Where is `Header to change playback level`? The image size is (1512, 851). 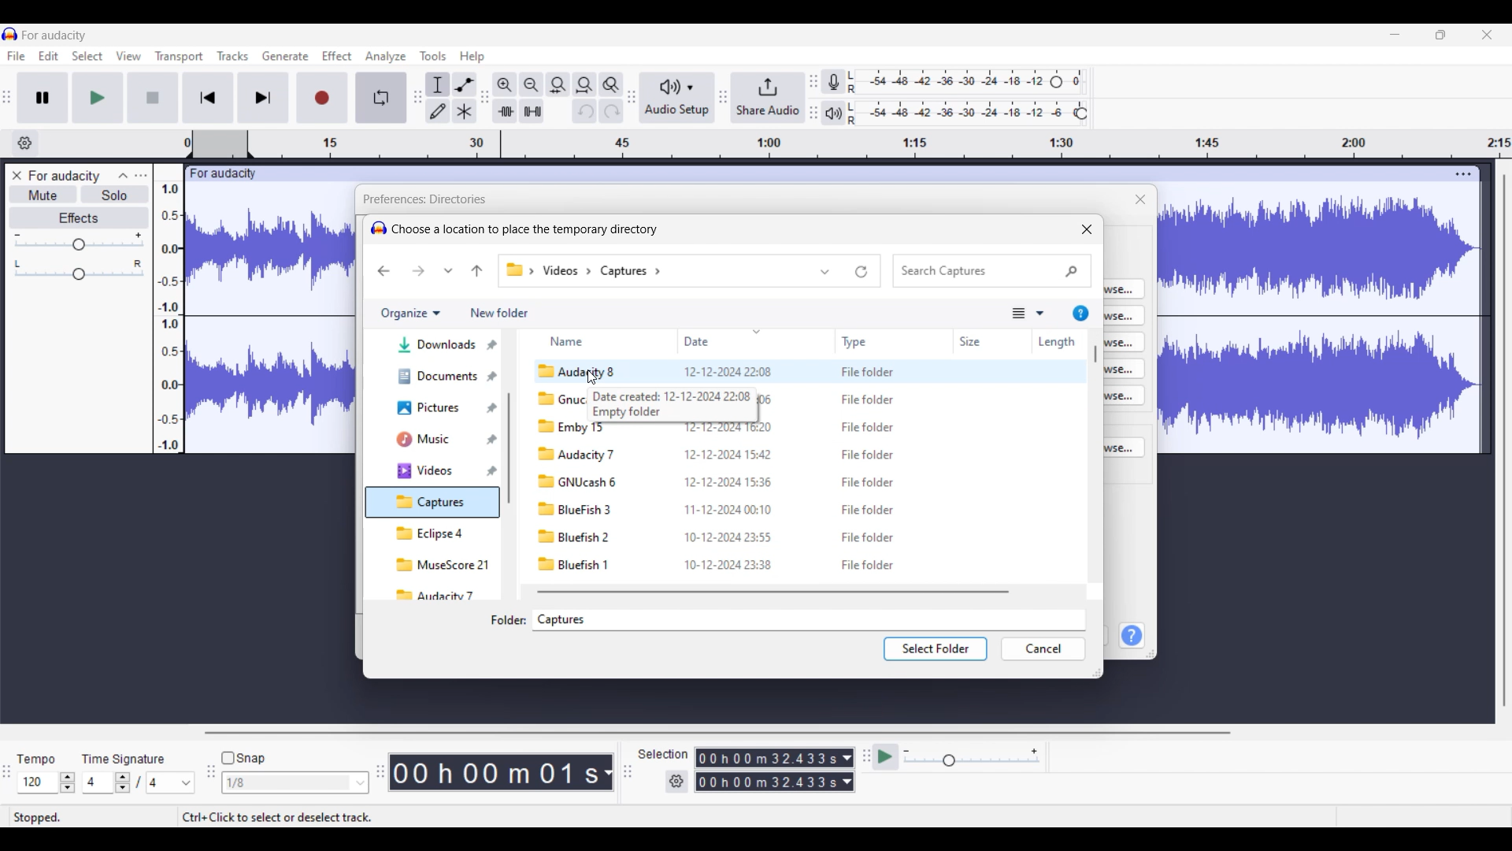 Header to change playback level is located at coordinates (1082, 113).